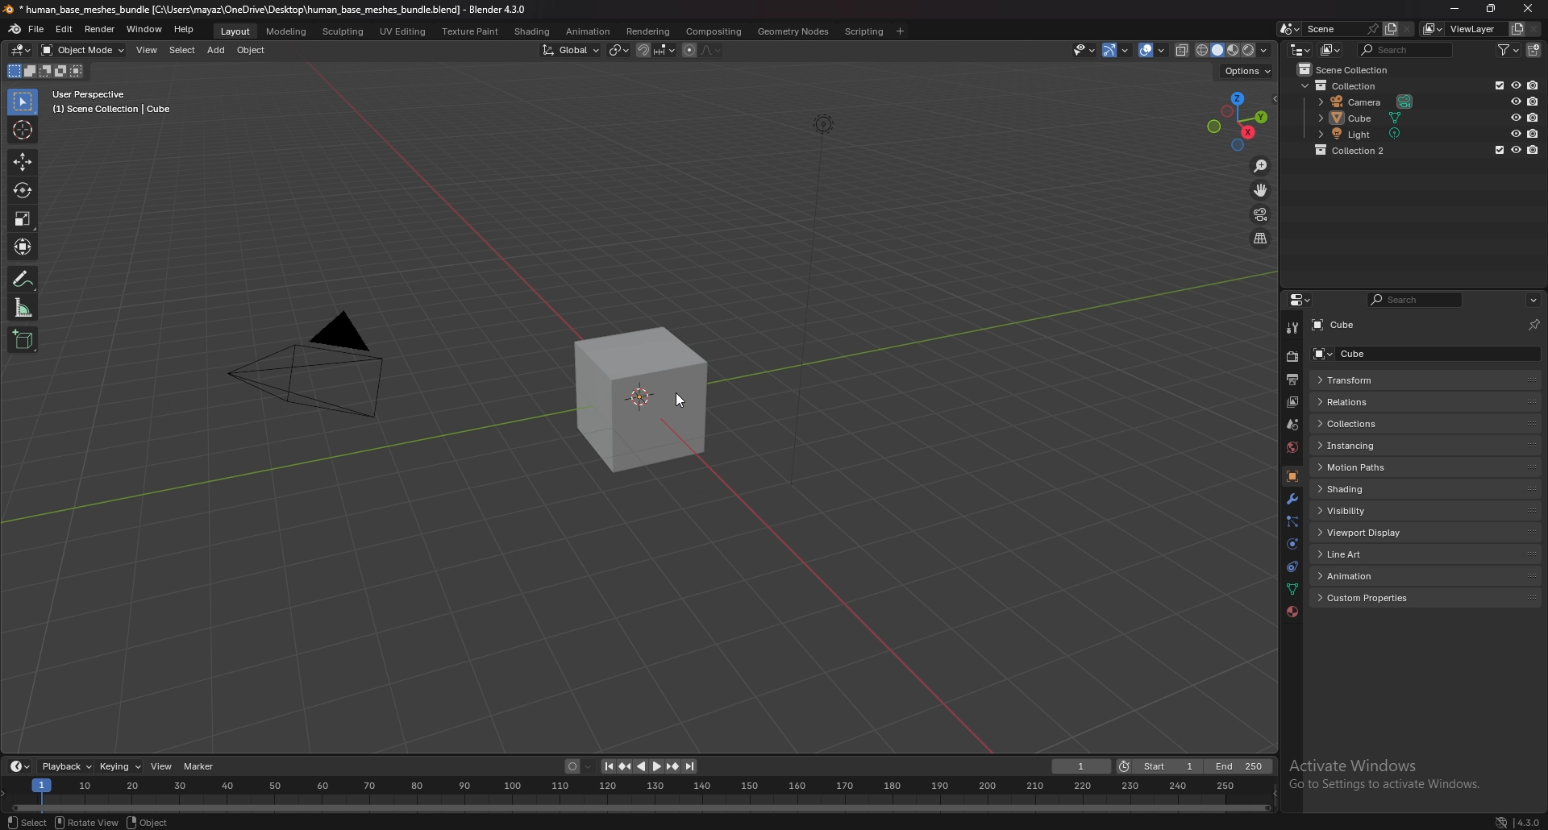  Describe the element at coordinates (1372, 118) in the screenshot. I see `cube` at that location.